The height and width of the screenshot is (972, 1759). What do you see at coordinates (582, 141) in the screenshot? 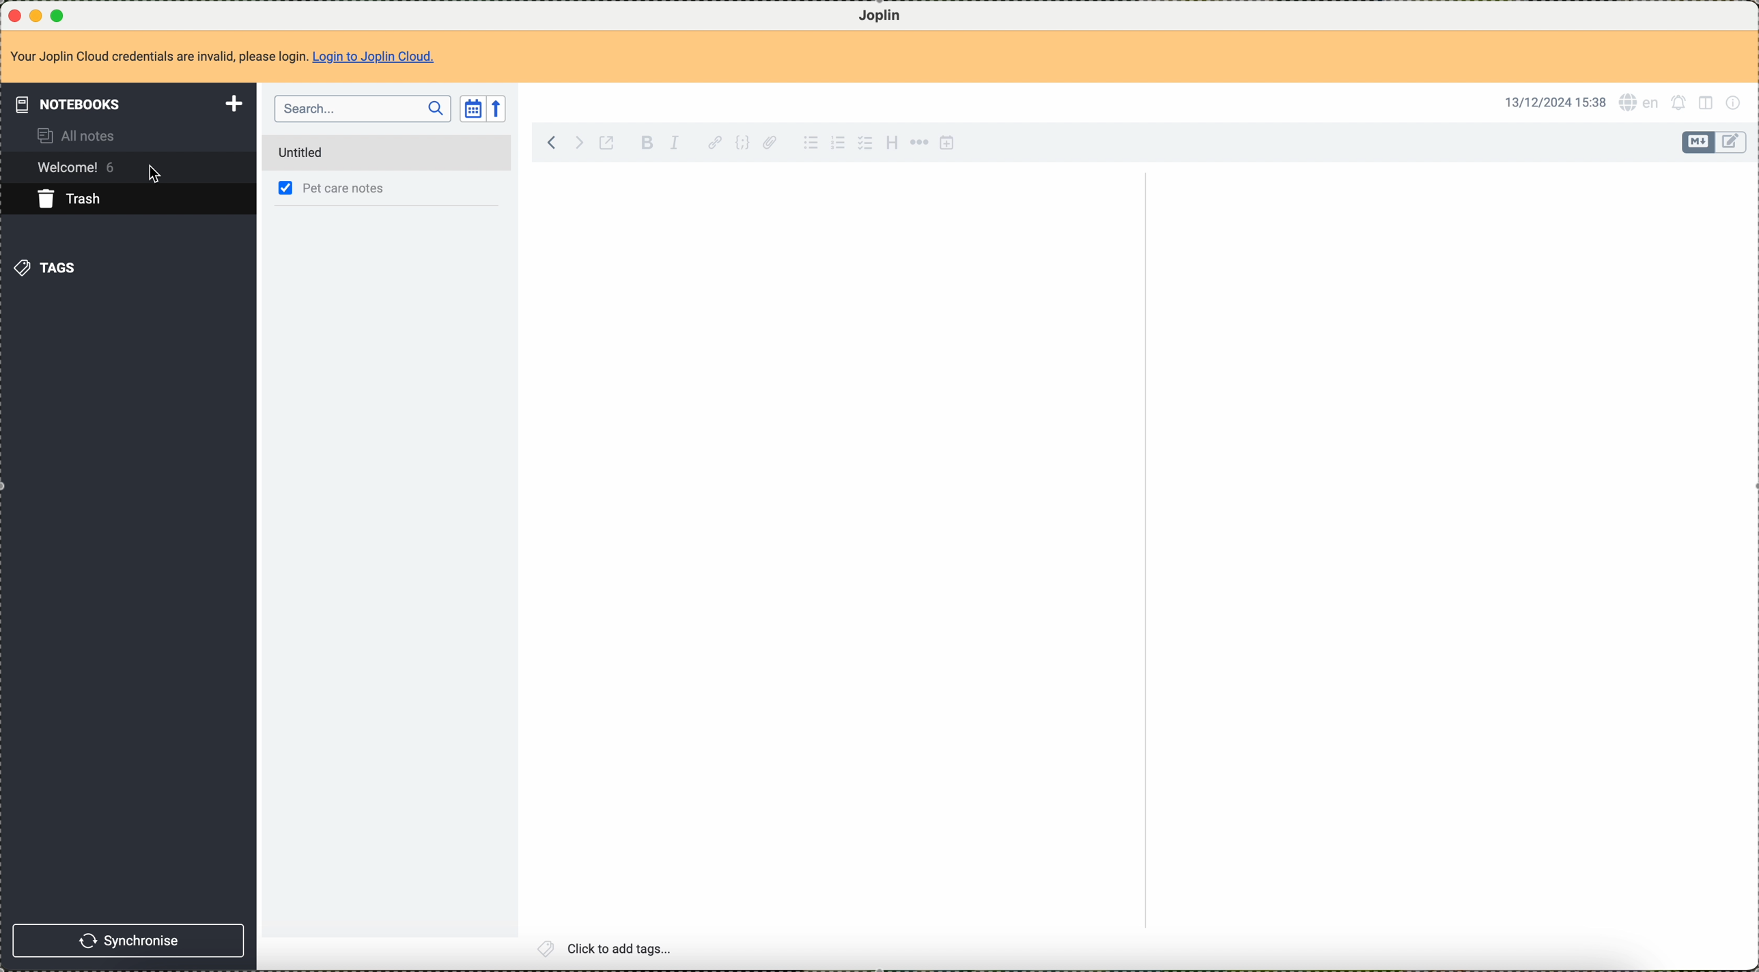
I see `foward` at bounding box center [582, 141].